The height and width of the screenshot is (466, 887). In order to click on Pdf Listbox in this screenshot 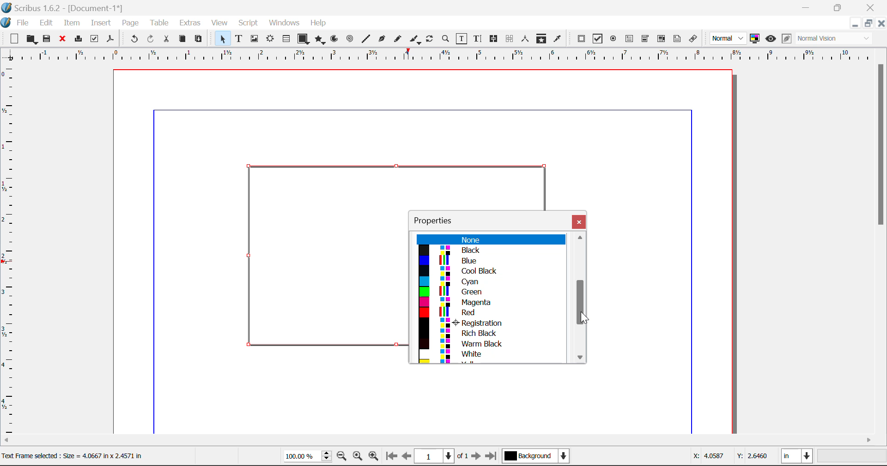, I will do `click(660, 39)`.